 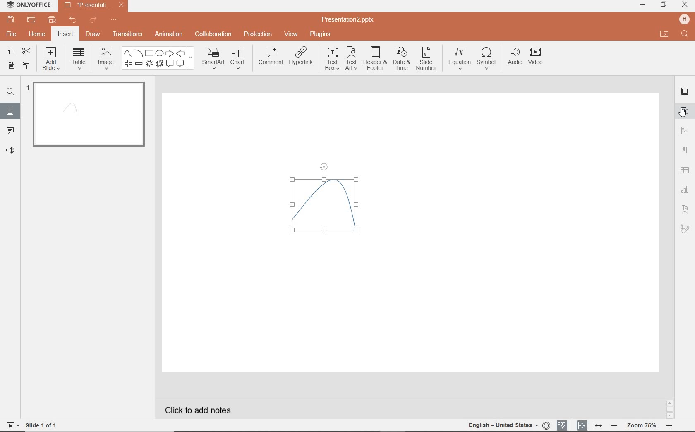 What do you see at coordinates (686, 209) in the screenshot?
I see `TEXT ART SETTINGS` at bounding box center [686, 209].